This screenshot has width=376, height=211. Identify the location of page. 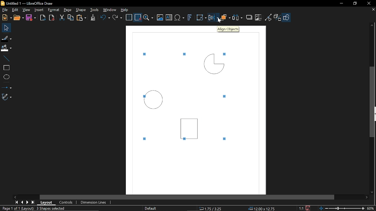
(69, 10).